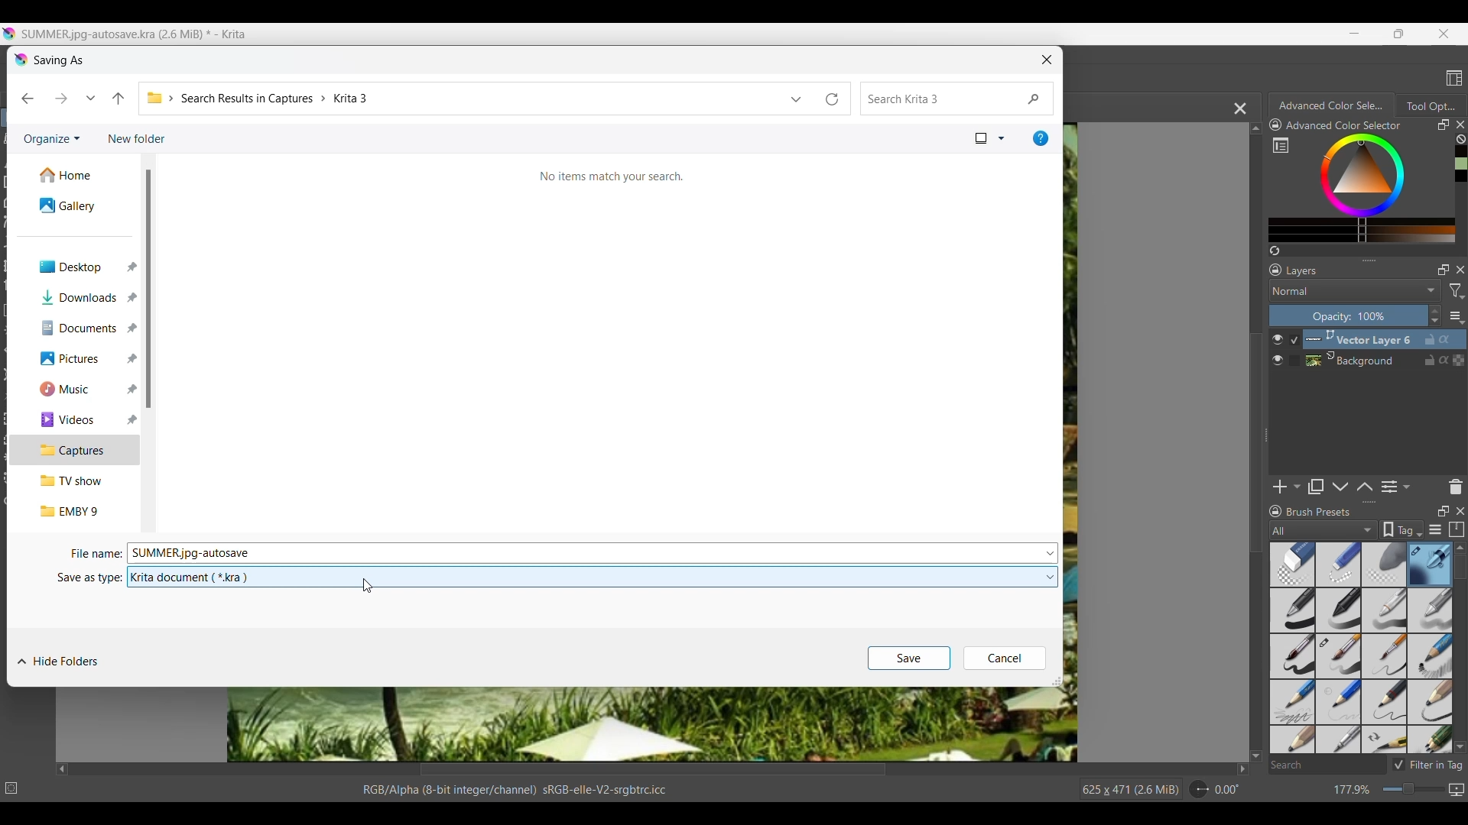 Image resolution: width=1468 pixels, height=825 pixels. What do you see at coordinates (77, 176) in the screenshot?
I see `Home folder` at bounding box center [77, 176].